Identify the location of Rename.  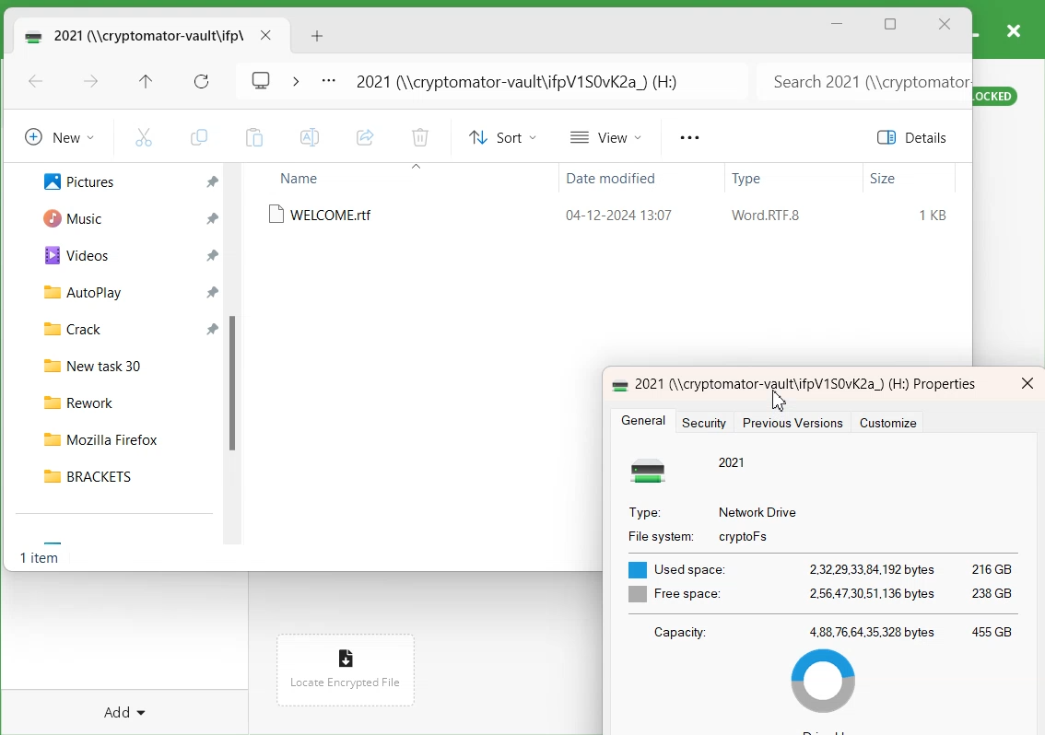
(311, 137).